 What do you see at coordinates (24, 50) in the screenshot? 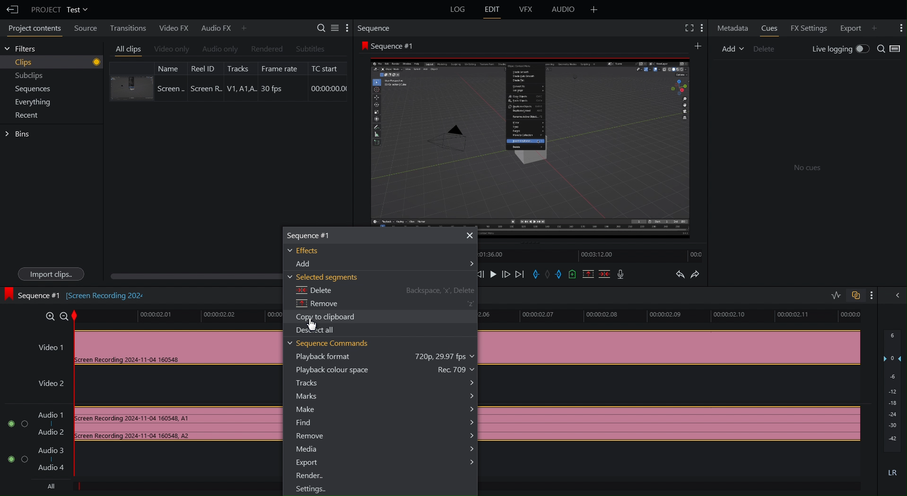
I see `Filters` at bounding box center [24, 50].